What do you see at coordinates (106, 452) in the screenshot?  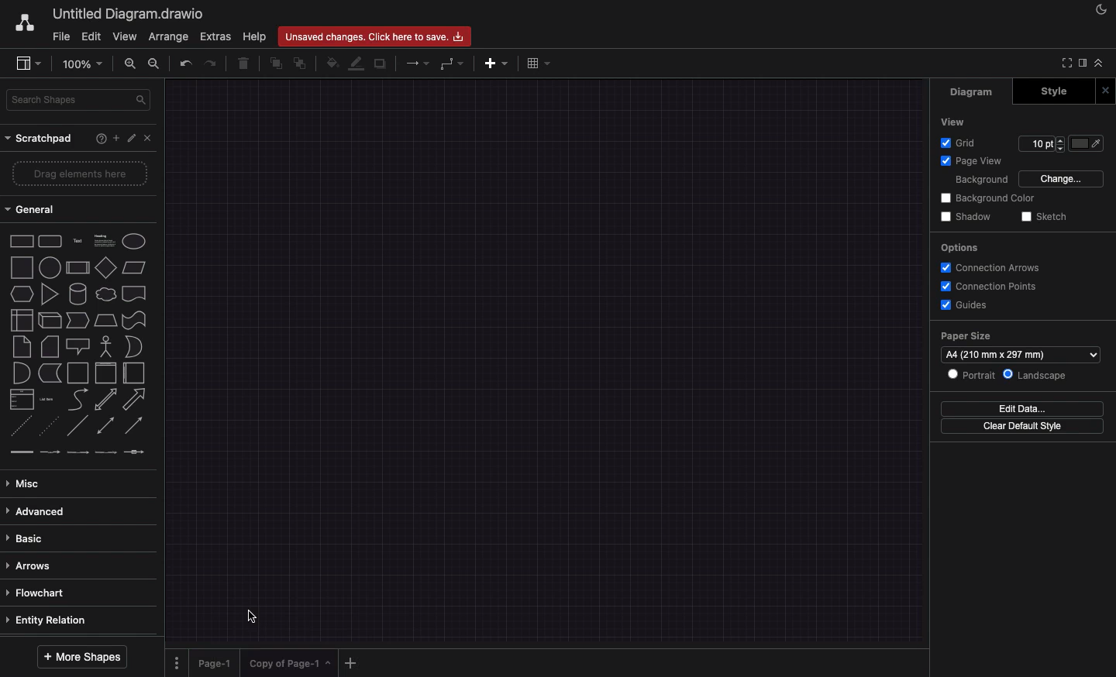 I see `connector with 3 labels` at bounding box center [106, 452].